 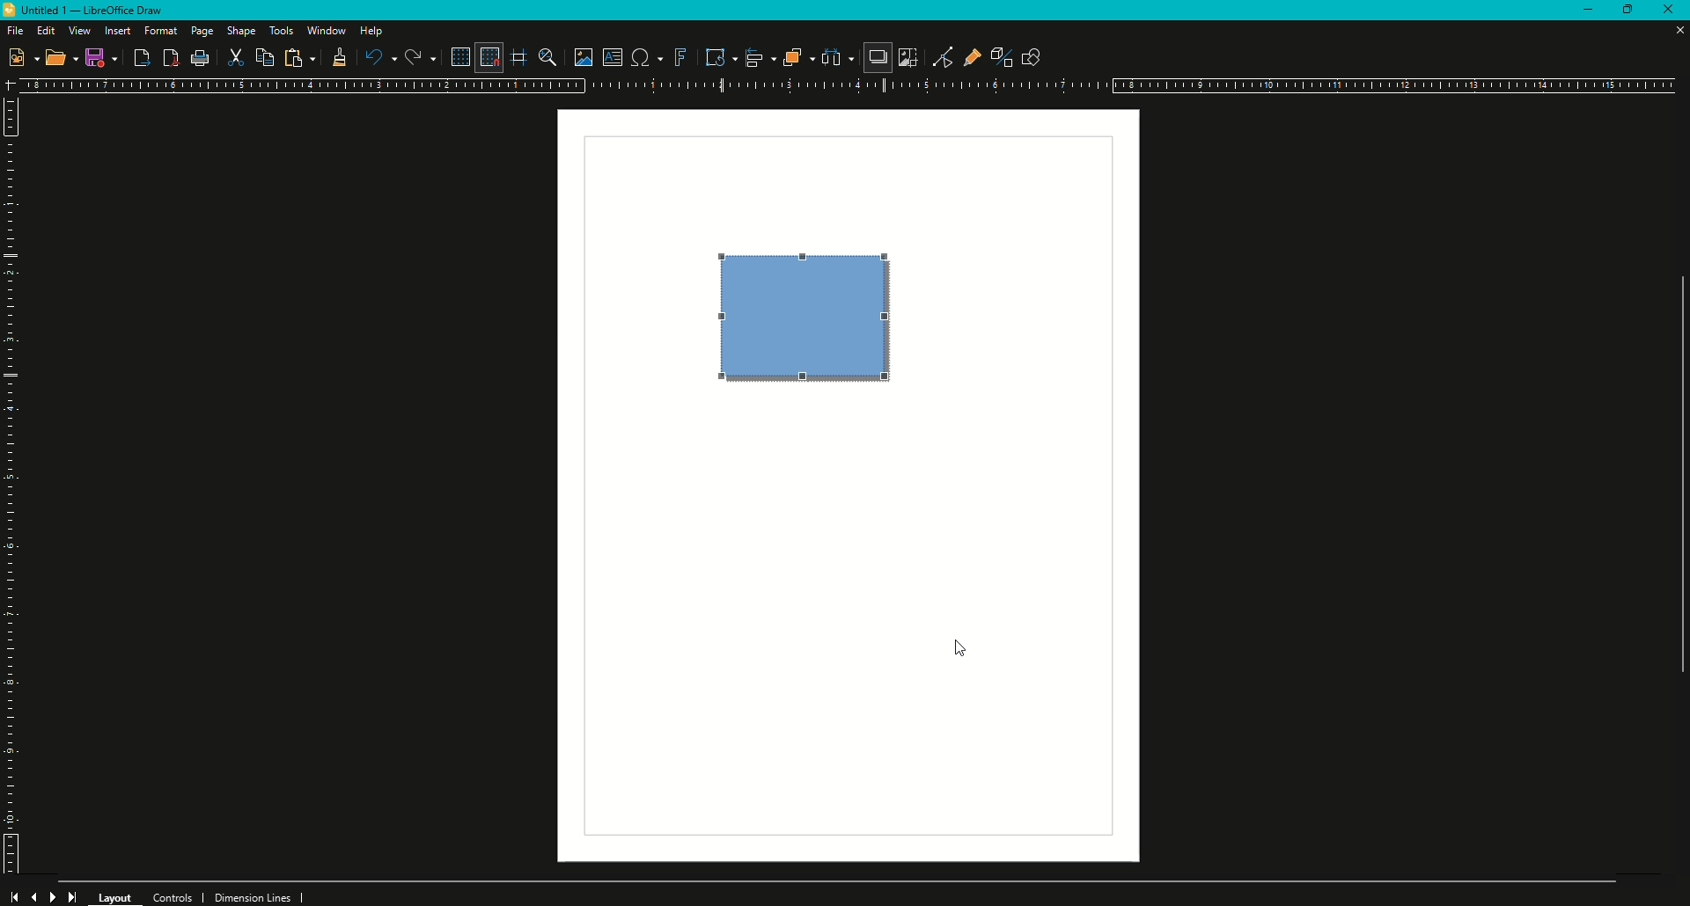 What do you see at coordinates (995, 55) in the screenshot?
I see `Toggle Extrusion` at bounding box center [995, 55].